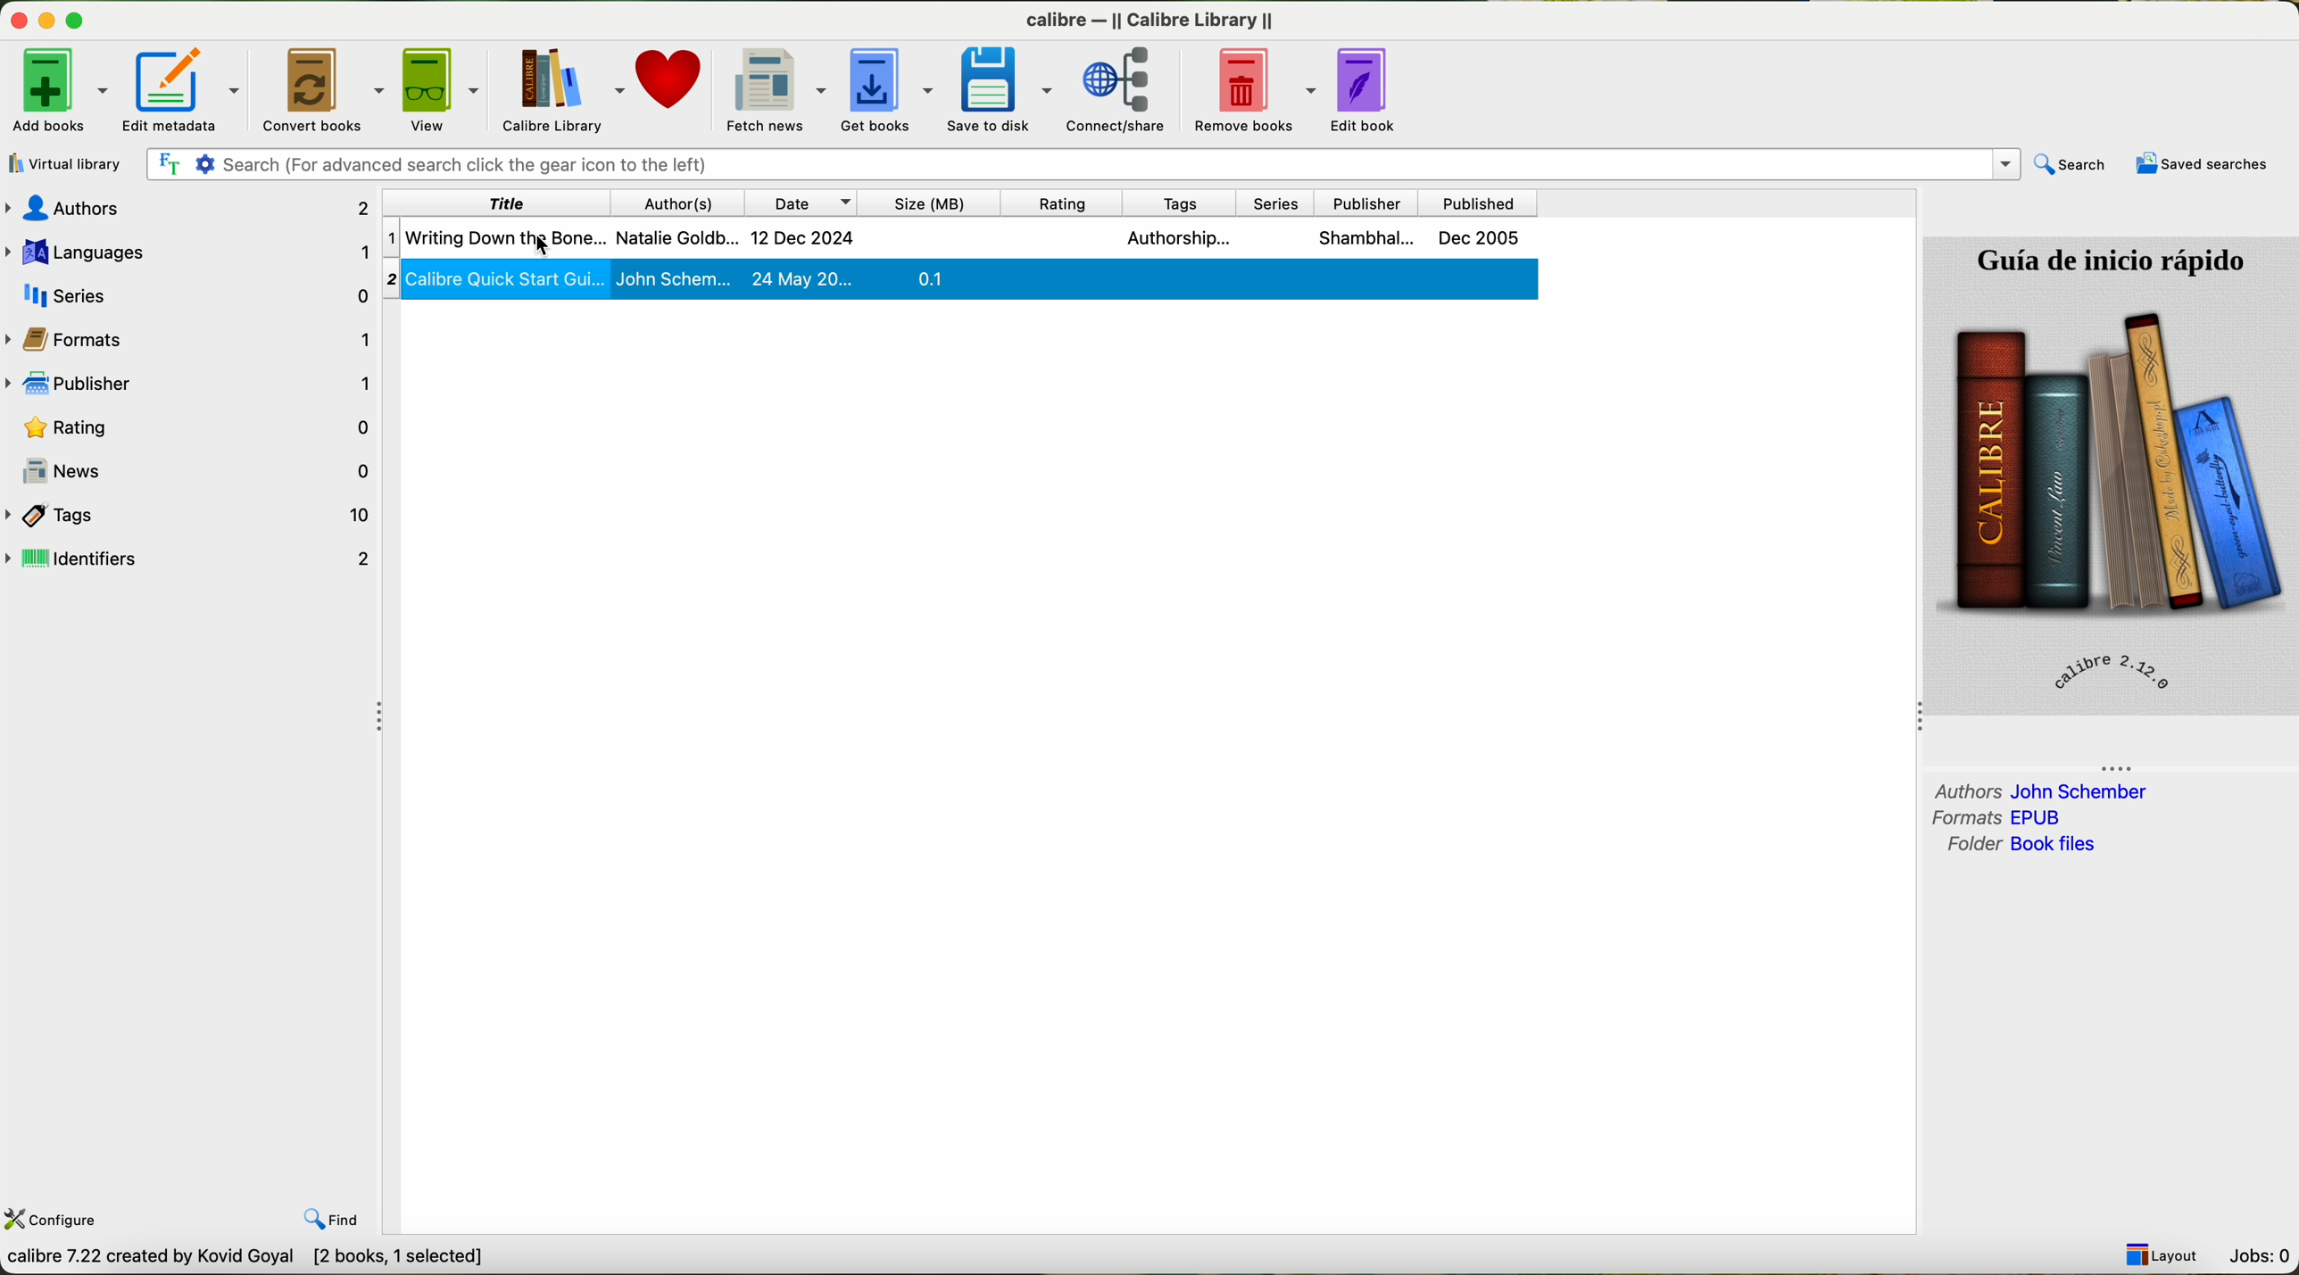 Image resolution: width=2299 pixels, height=1275 pixels. I want to click on saved searches, so click(2200, 166).